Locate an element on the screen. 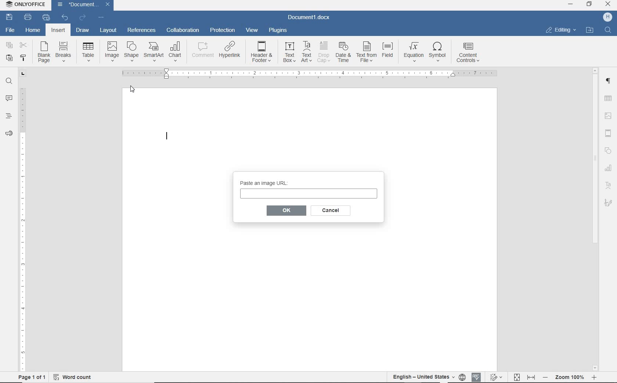 The image size is (617, 383). Find is located at coordinates (609, 31).